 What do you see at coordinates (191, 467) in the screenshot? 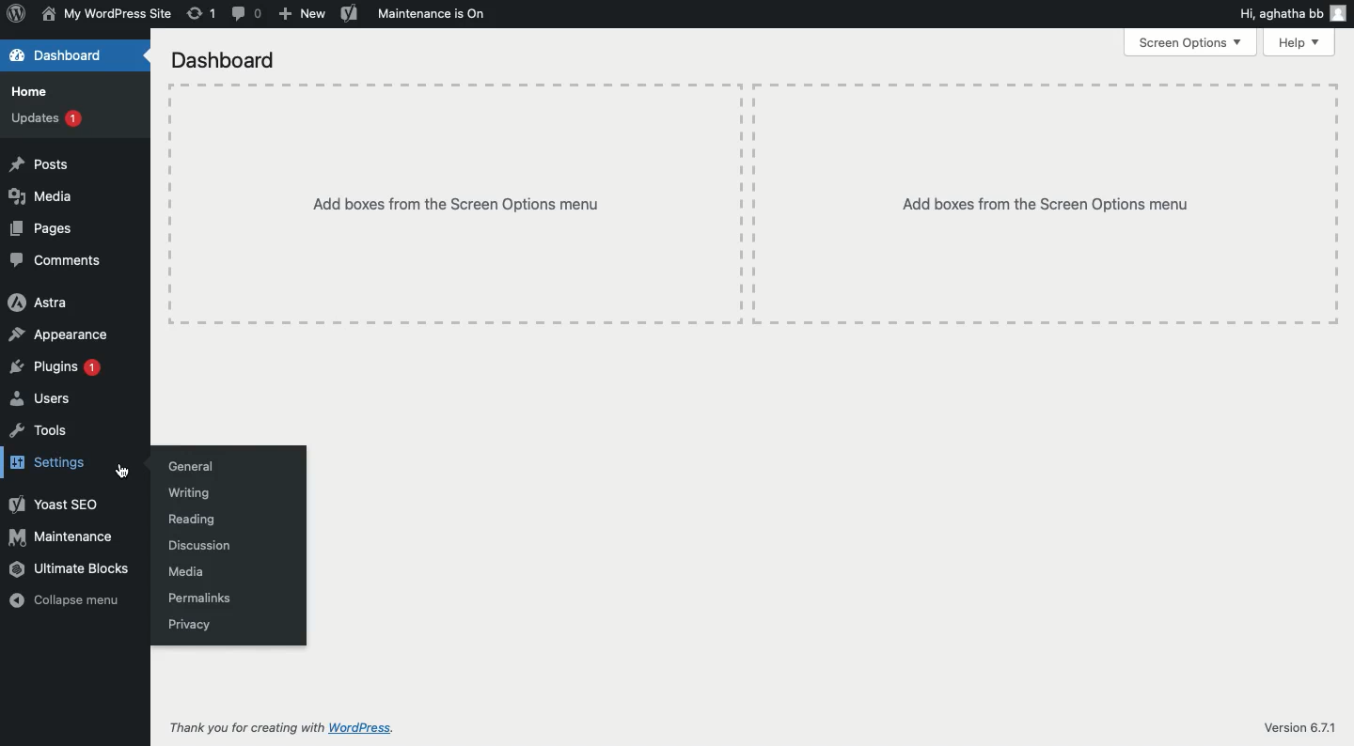
I see `General` at bounding box center [191, 467].